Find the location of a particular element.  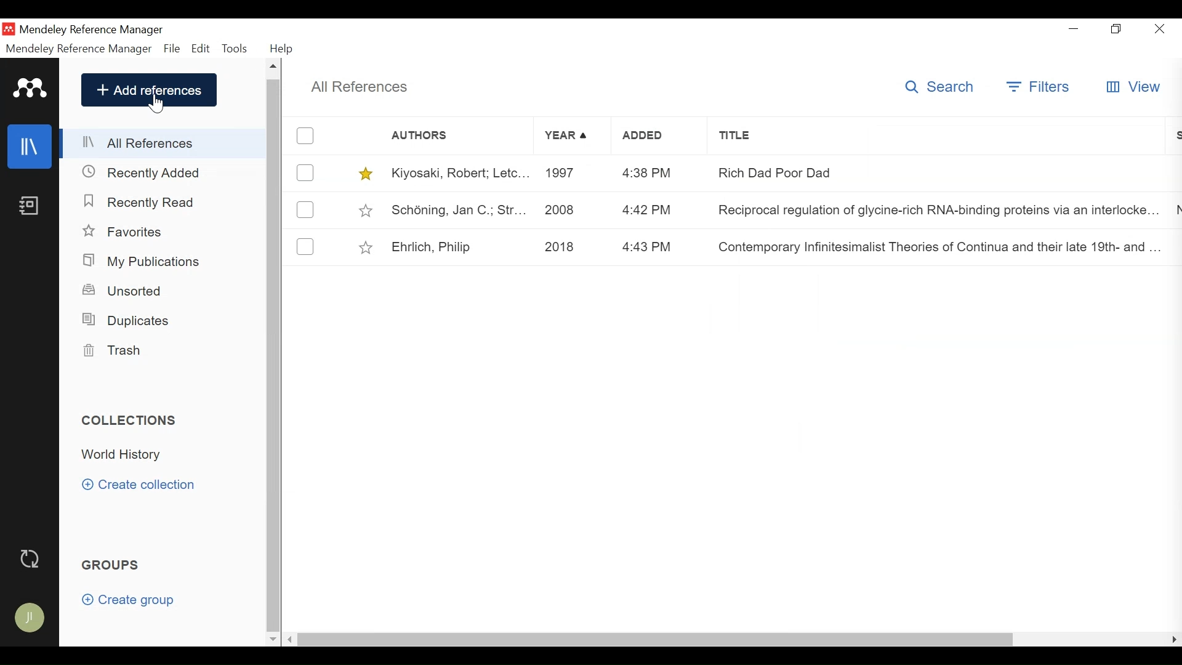

Toggle Favorites is located at coordinates (364, 173).